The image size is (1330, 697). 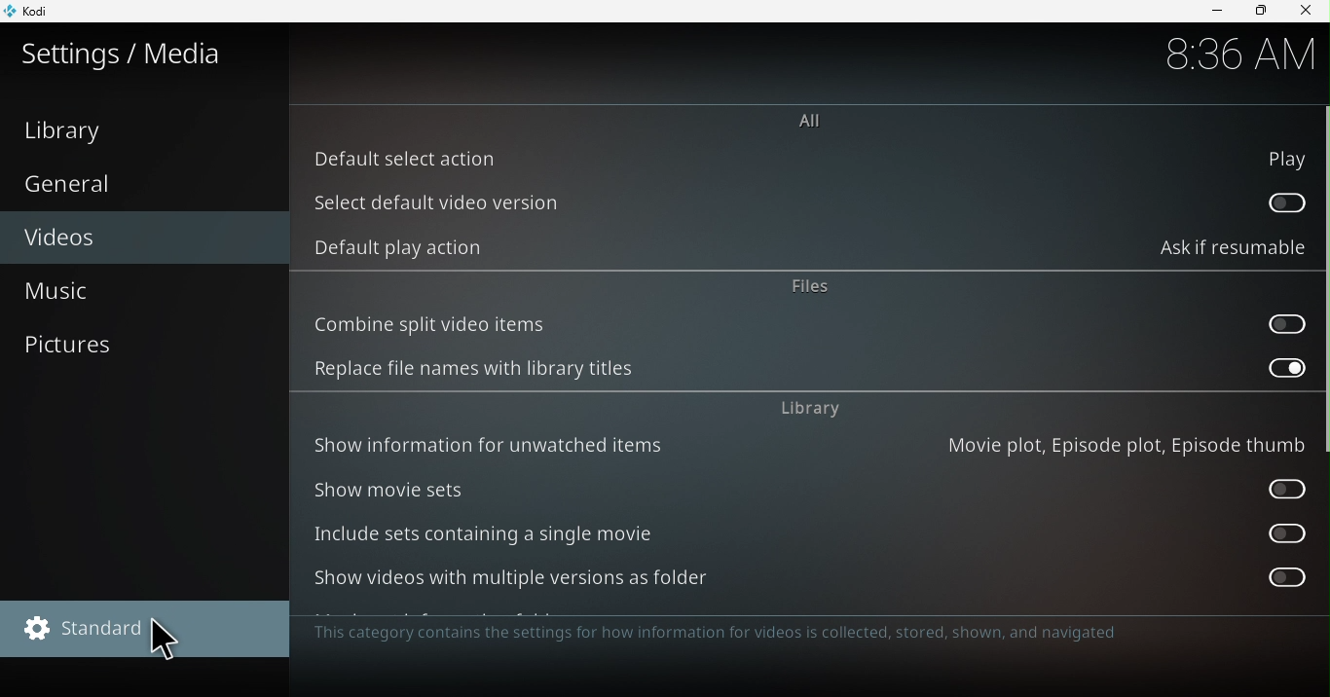 I want to click on Scroll bar, so click(x=1322, y=357).